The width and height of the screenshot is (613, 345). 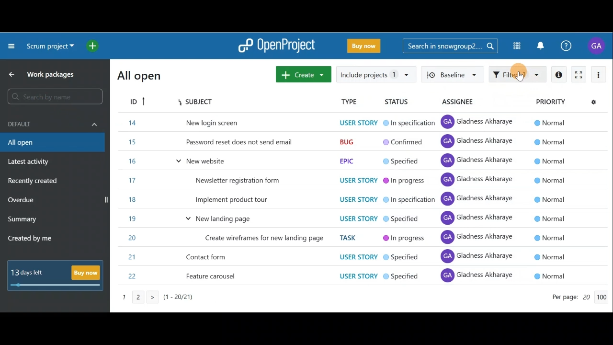 What do you see at coordinates (351, 177) in the screenshot?
I see `Item 4` at bounding box center [351, 177].